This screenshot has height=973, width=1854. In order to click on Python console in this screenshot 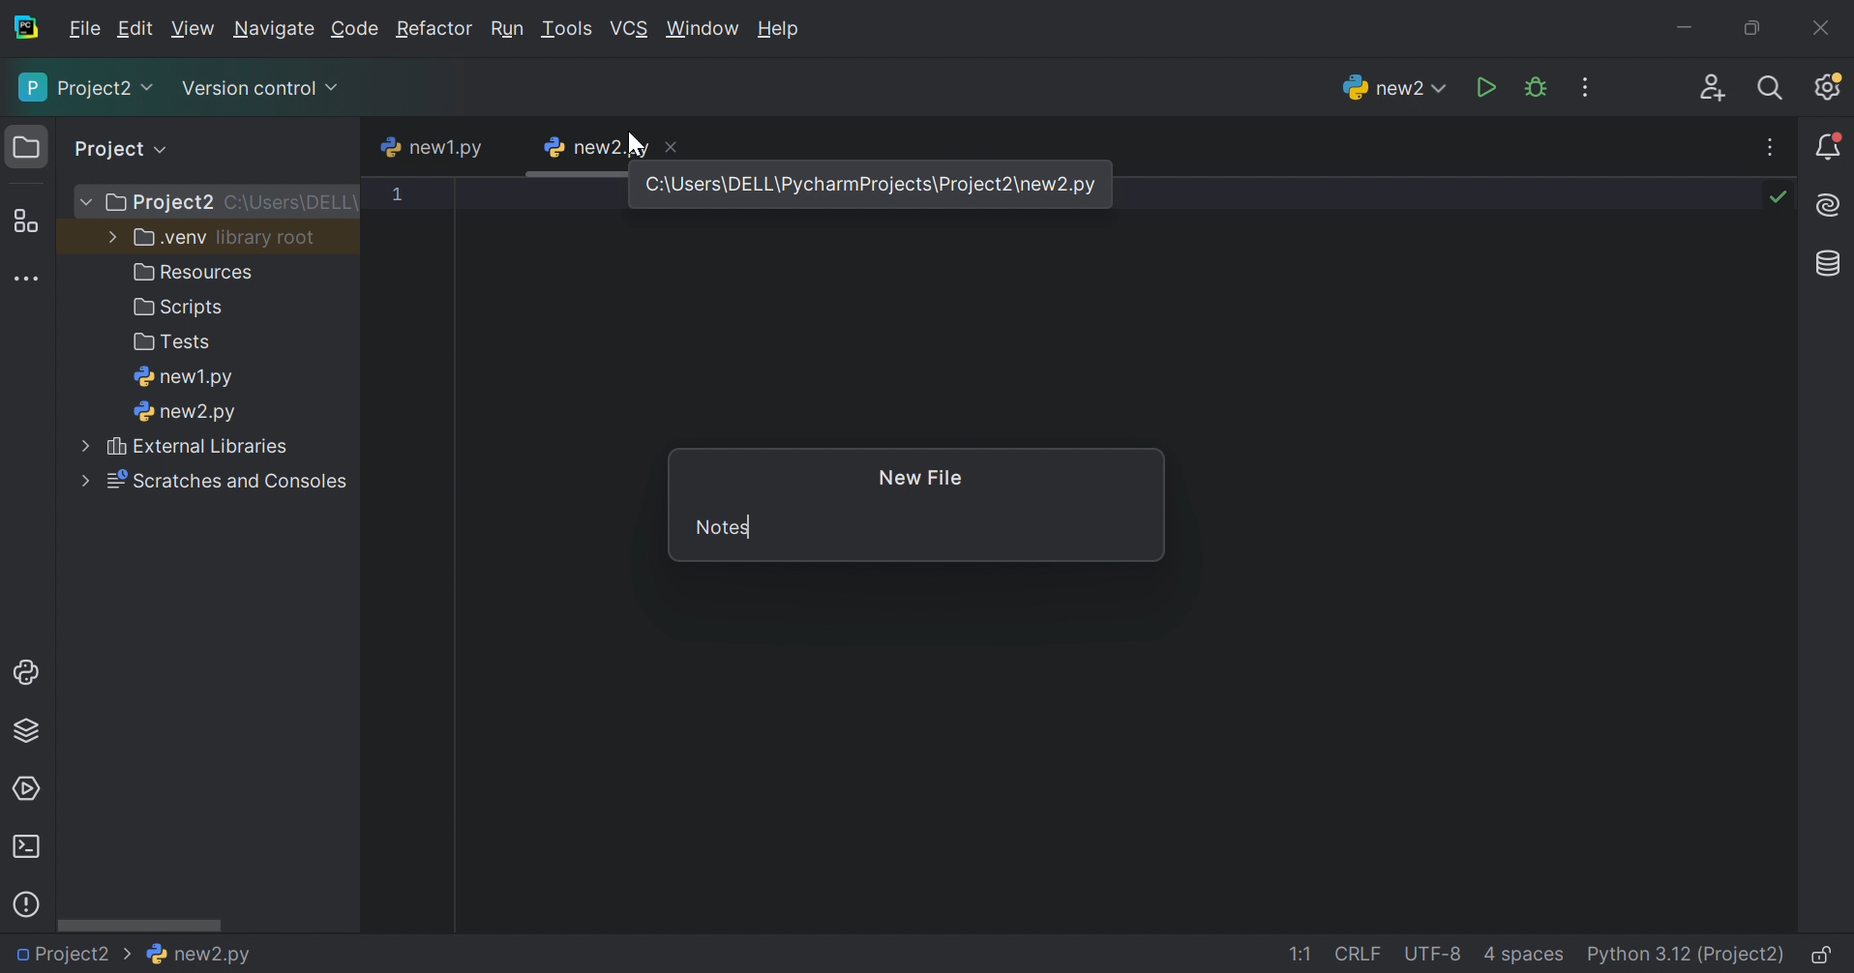, I will do `click(28, 673)`.